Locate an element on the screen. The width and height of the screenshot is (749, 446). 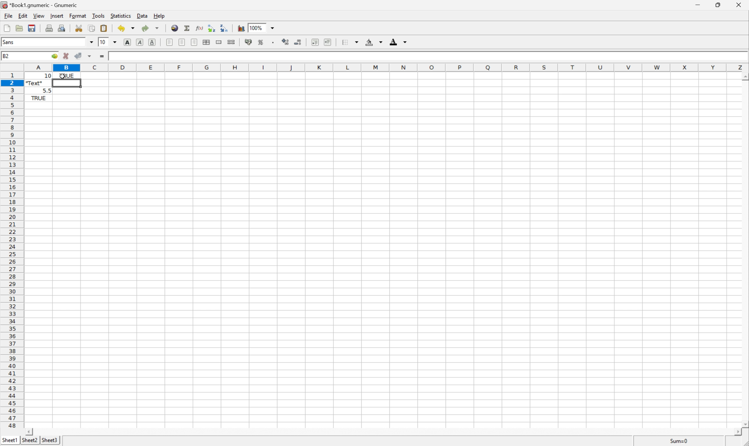
5.5 is located at coordinates (47, 90).